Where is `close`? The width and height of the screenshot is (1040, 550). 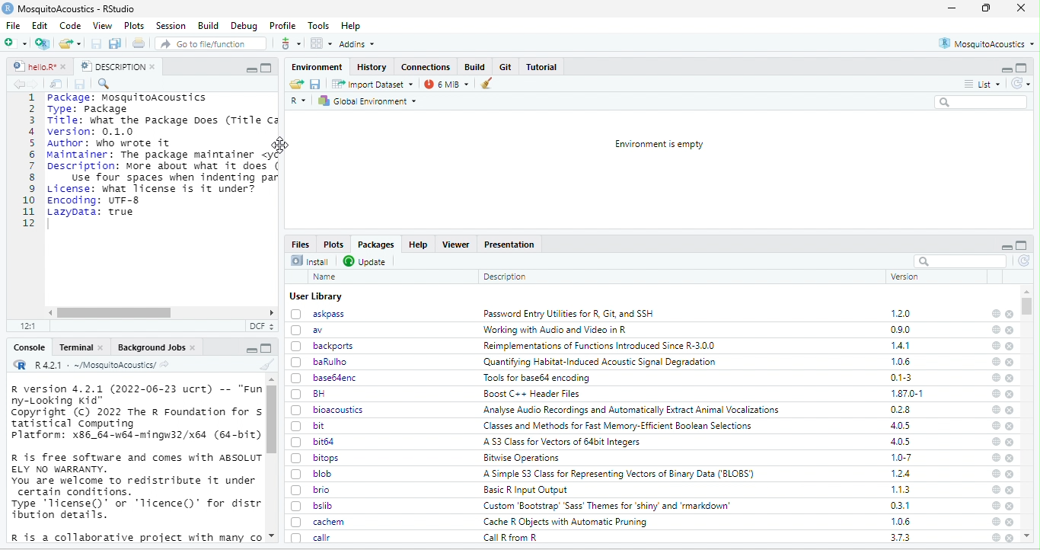
close is located at coordinates (1010, 474).